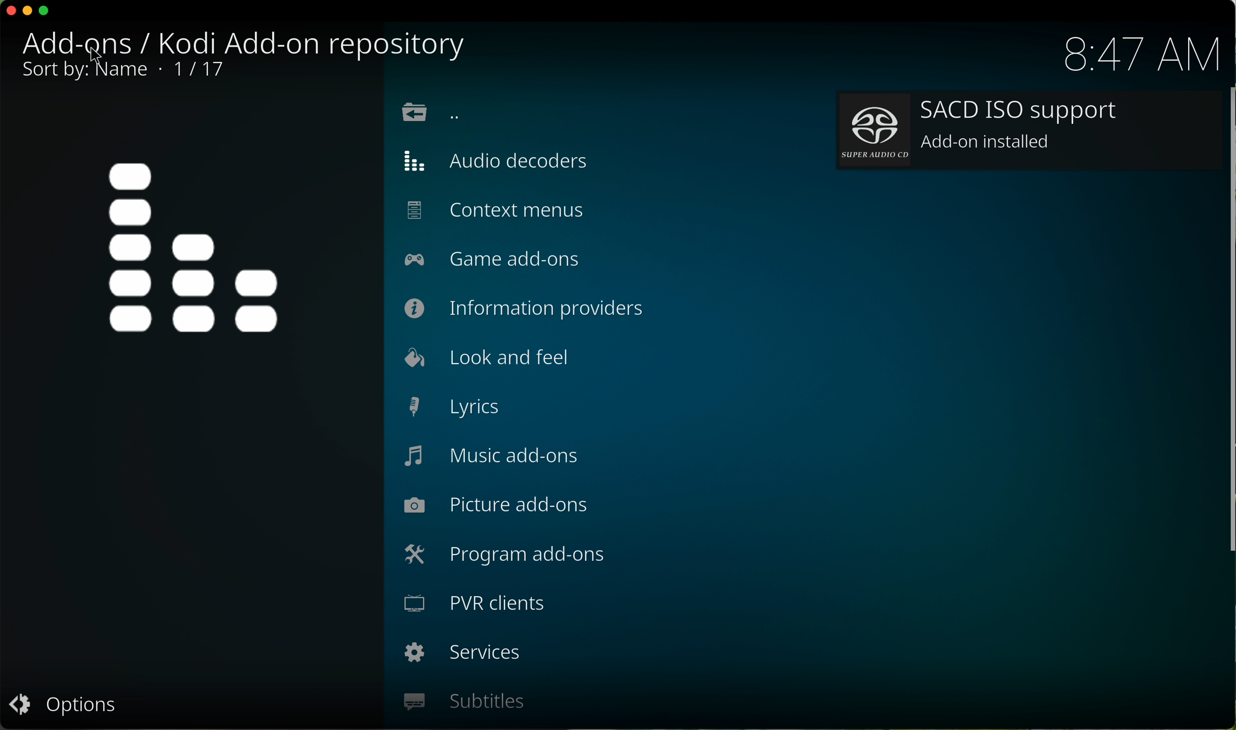 The image size is (1236, 730). Describe the element at coordinates (434, 112) in the screenshot. I see `location back` at that location.